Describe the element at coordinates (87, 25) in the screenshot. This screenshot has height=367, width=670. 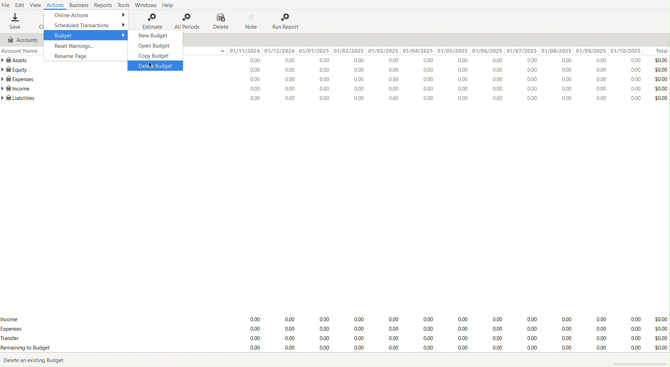
I see `Scheduled Transactions` at that location.